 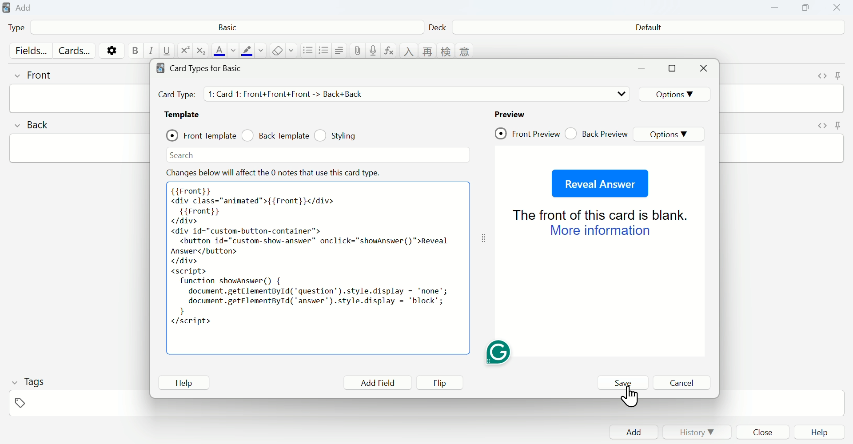 I want to click on Close, so click(x=838, y=12).